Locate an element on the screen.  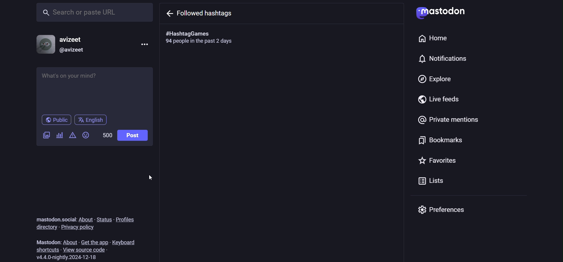
directory is located at coordinates (45, 228).